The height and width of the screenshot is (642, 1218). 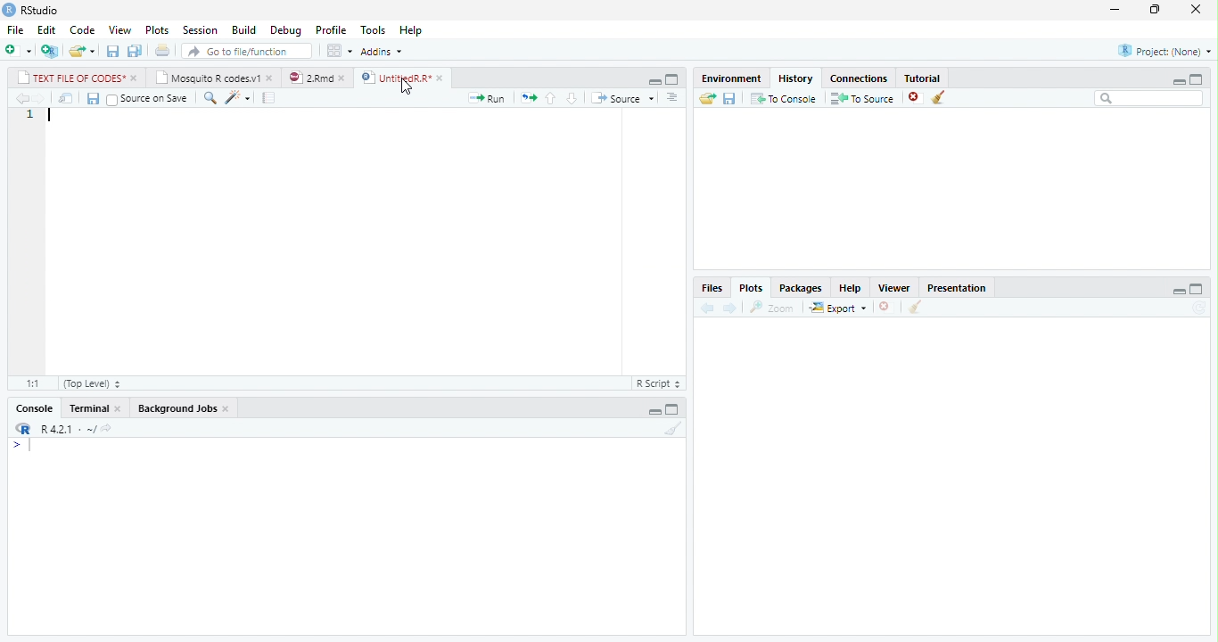 I want to click on close, so click(x=119, y=409).